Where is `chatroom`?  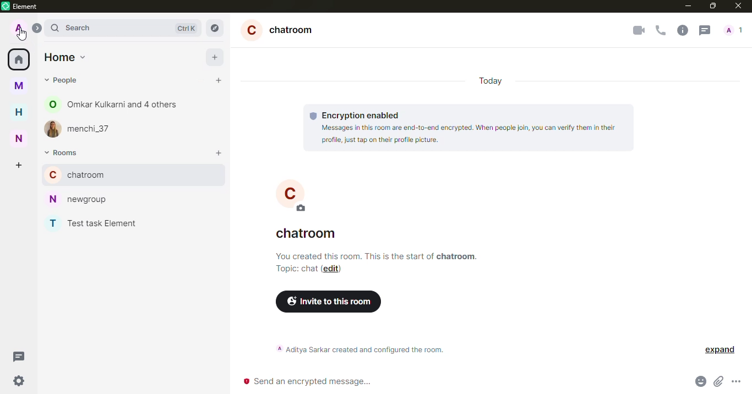 chatroom is located at coordinates (281, 28).